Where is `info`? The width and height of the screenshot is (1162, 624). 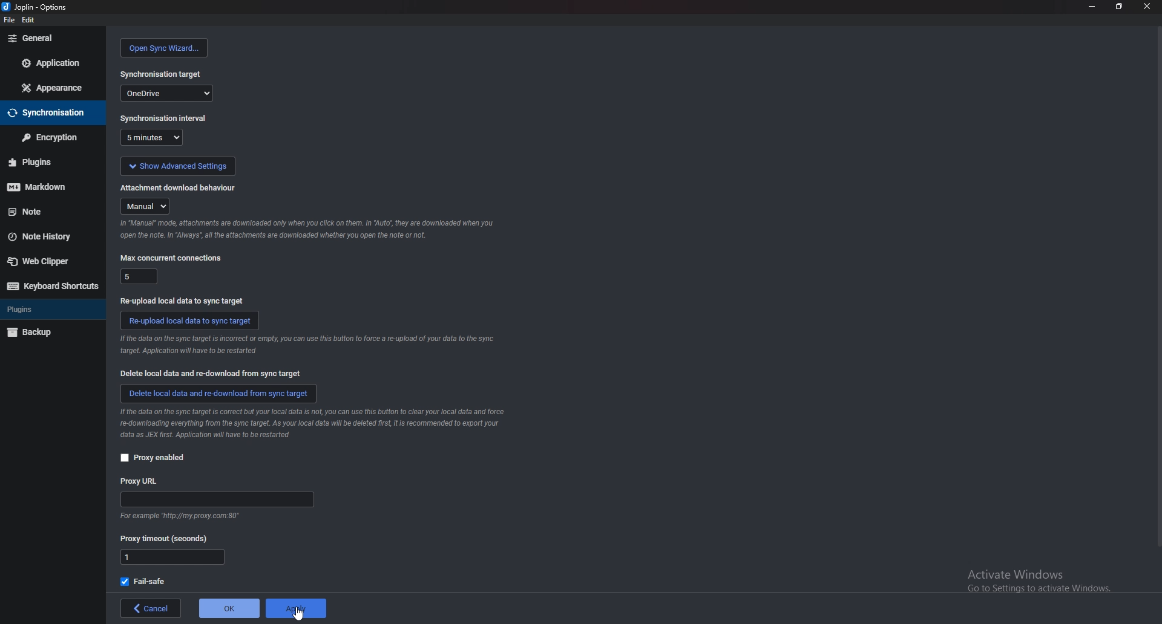 info is located at coordinates (178, 517).